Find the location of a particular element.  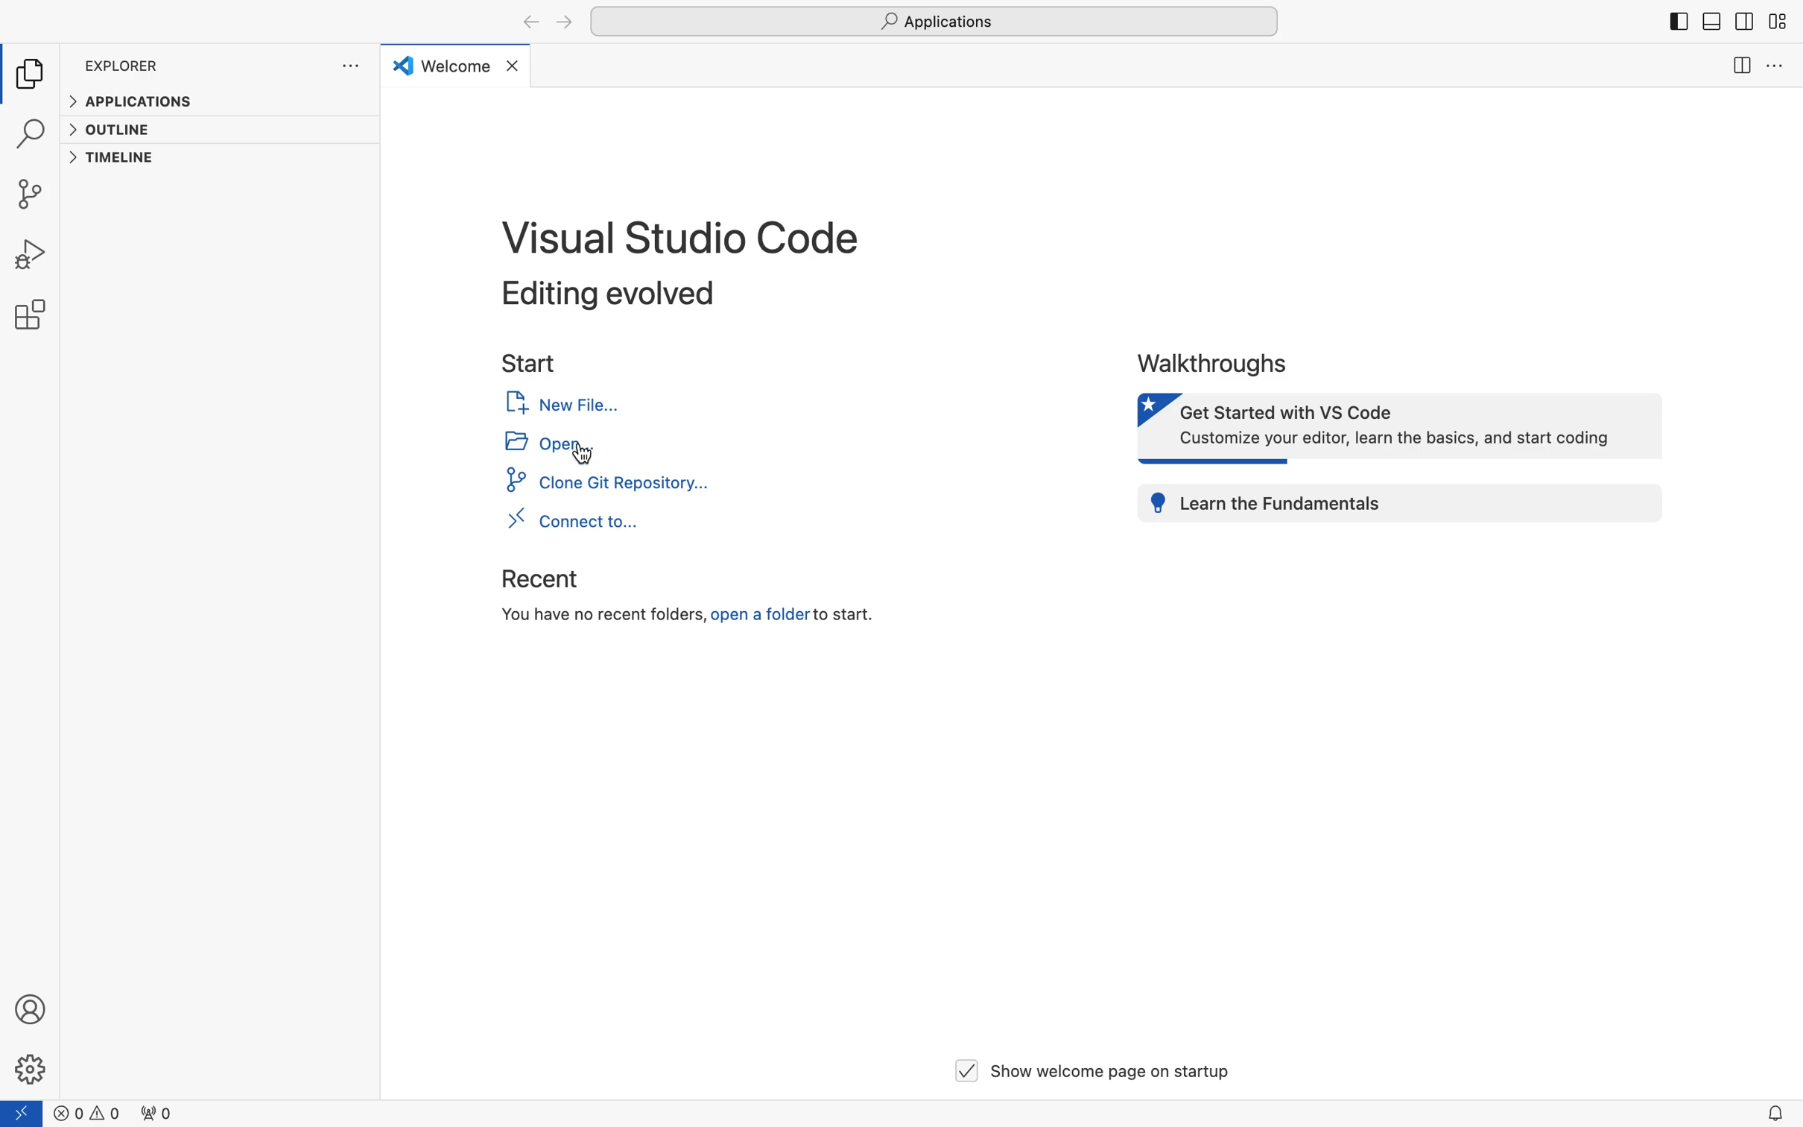

clone git repository is located at coordinates (611, 484).